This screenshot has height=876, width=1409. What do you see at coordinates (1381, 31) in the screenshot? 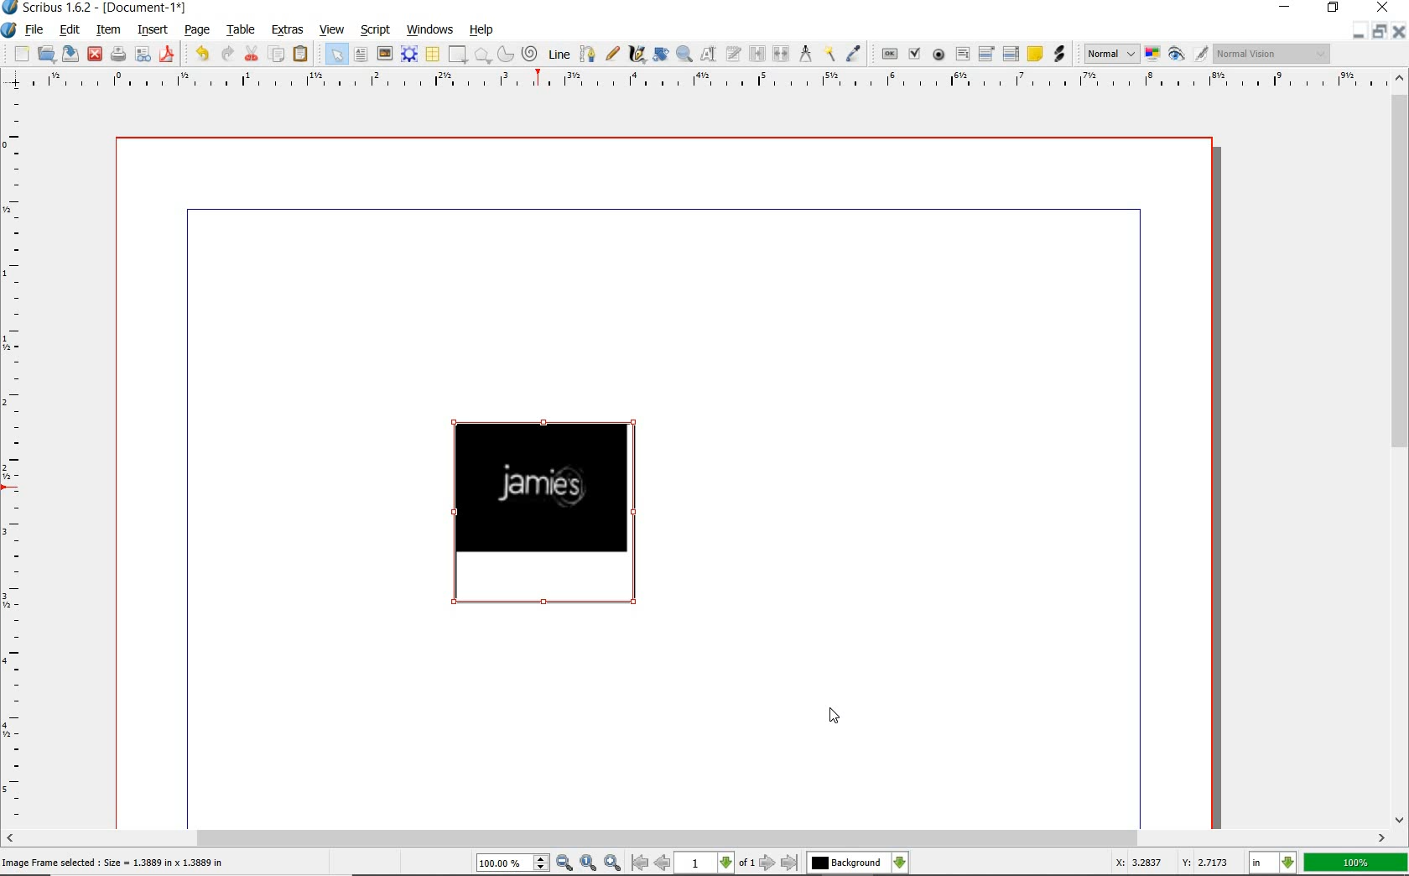
I see `RESTORE` at bounding box center [1381, 31].